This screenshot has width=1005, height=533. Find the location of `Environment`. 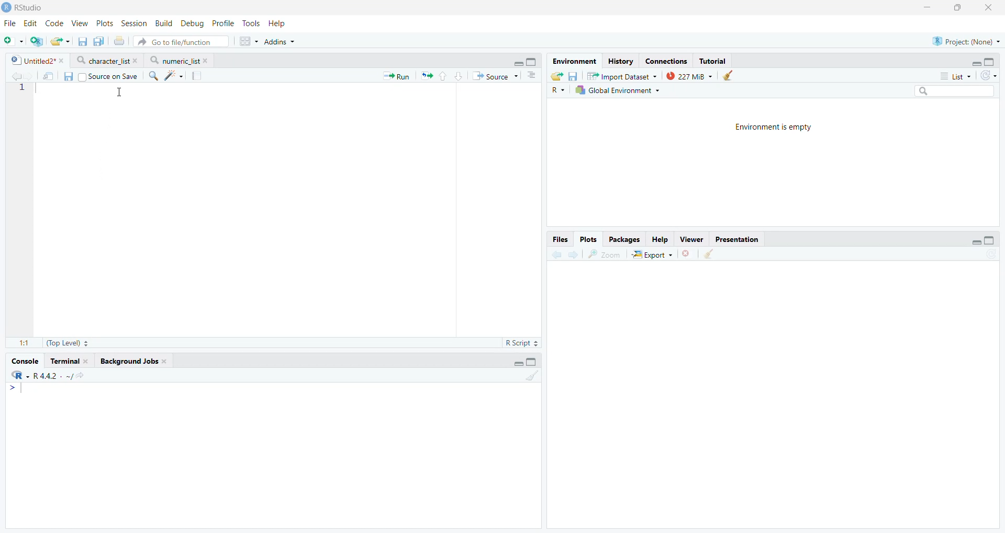

Environment is located at coordinates (574, 61).